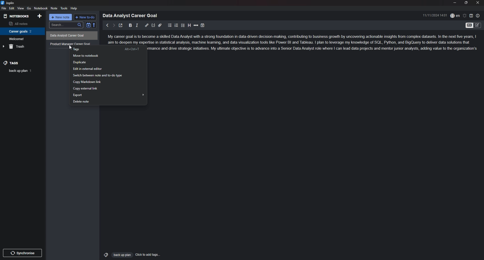 The width and height of the screenshot is (484, 260). I want to click on Click to add tags..., so click(148, 255).